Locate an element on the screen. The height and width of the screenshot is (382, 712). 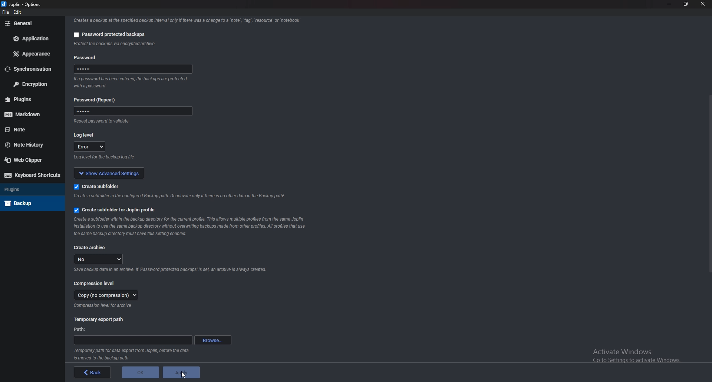
general is located at coordinates (30, 23).